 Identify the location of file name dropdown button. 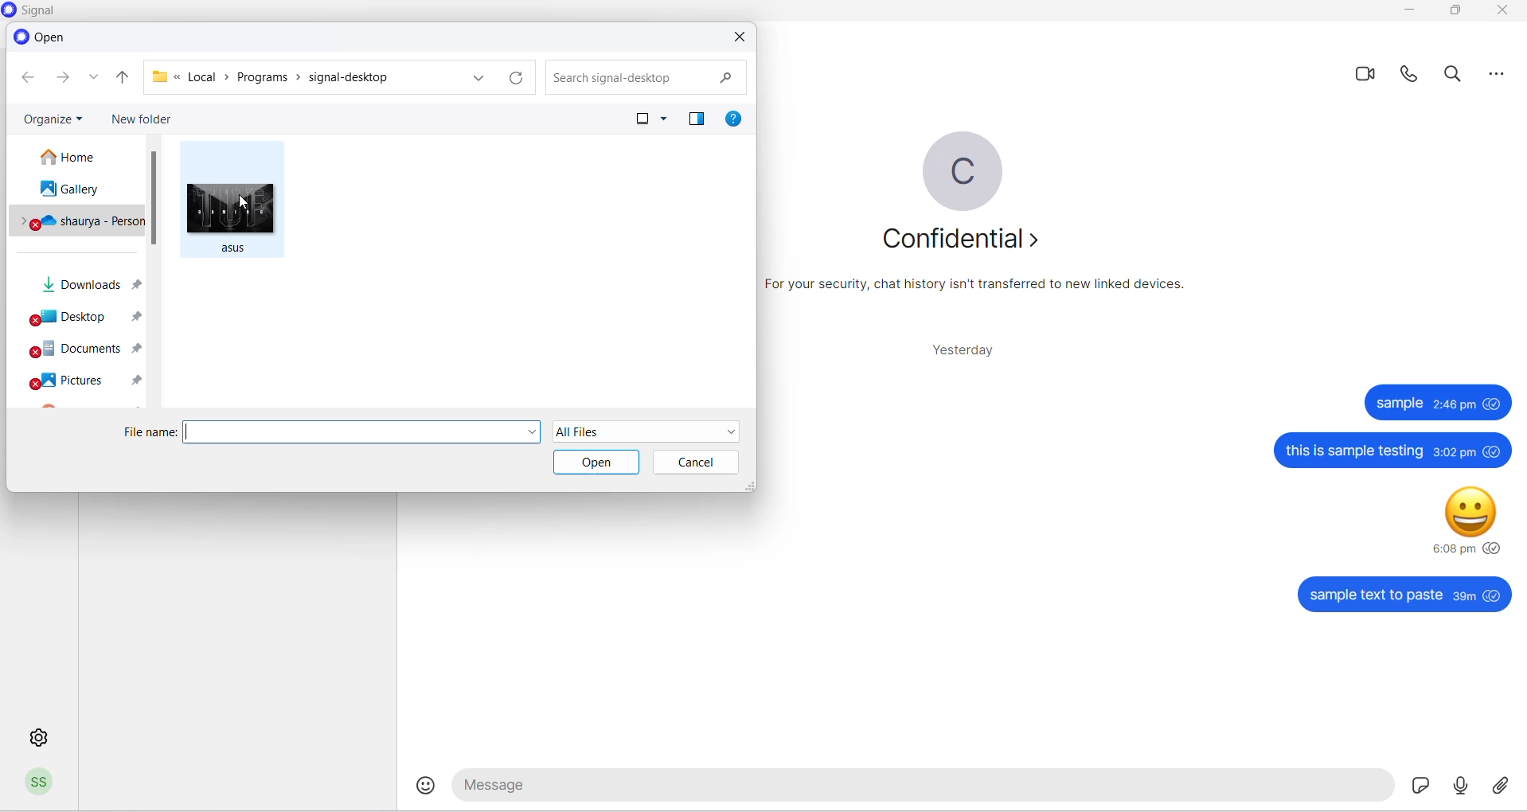
(531, 433).